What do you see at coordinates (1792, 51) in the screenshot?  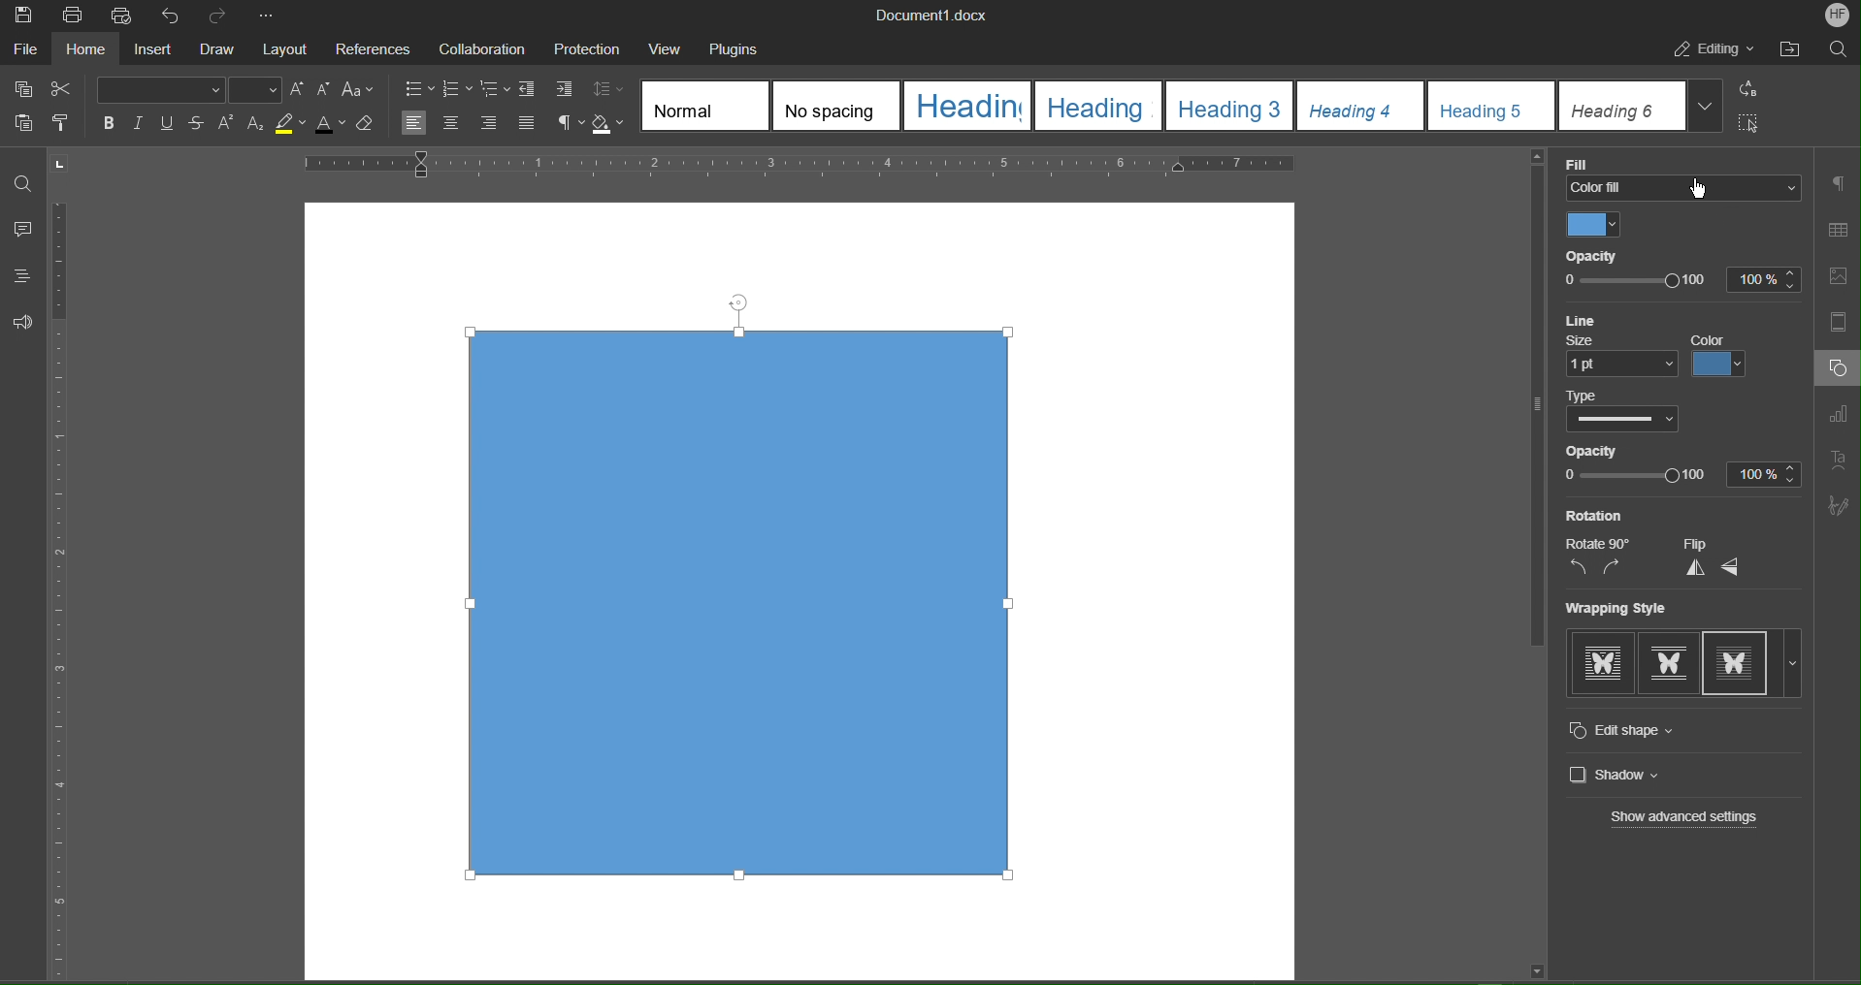 I see `Open File Location` at bounding box center [1792, 51].